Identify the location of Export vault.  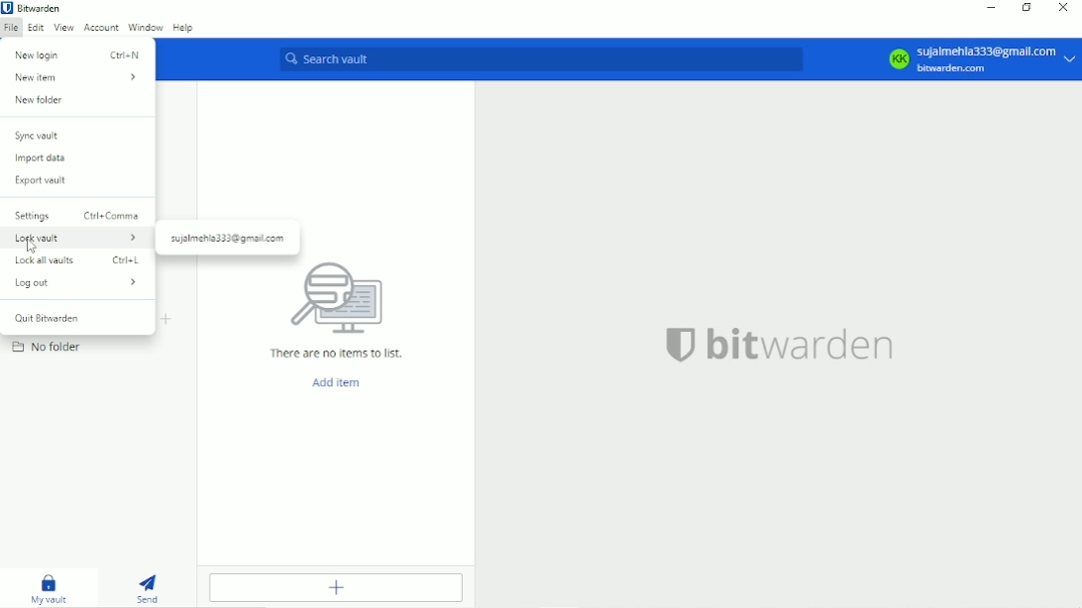
(42, 181).